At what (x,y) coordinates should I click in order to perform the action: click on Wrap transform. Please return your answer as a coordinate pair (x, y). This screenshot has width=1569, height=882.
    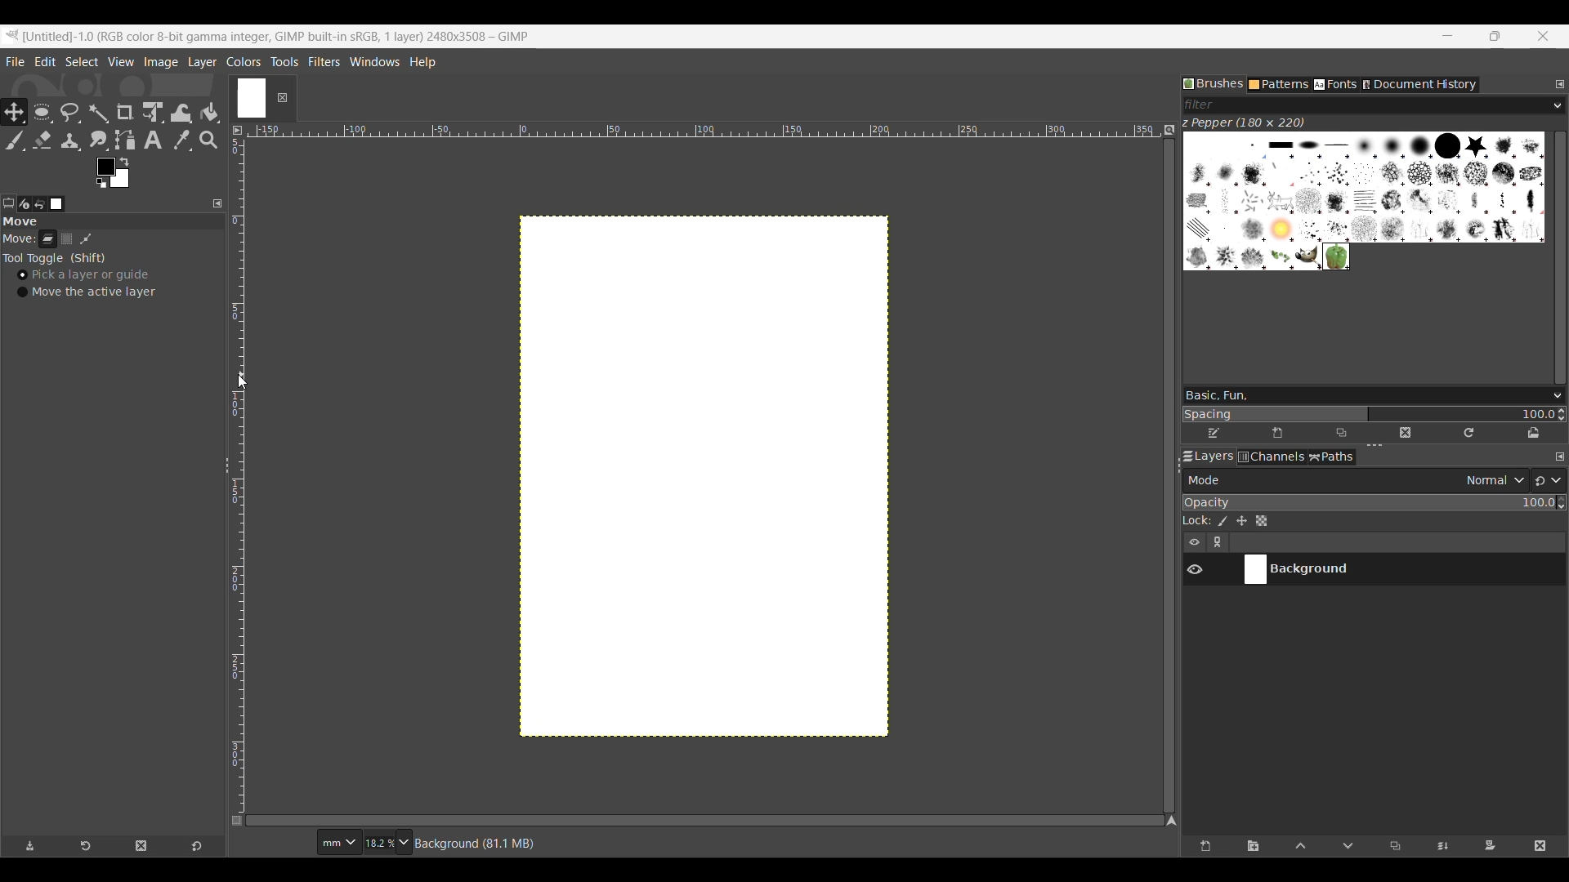
    Looking at the image, I should click on (181, 113).